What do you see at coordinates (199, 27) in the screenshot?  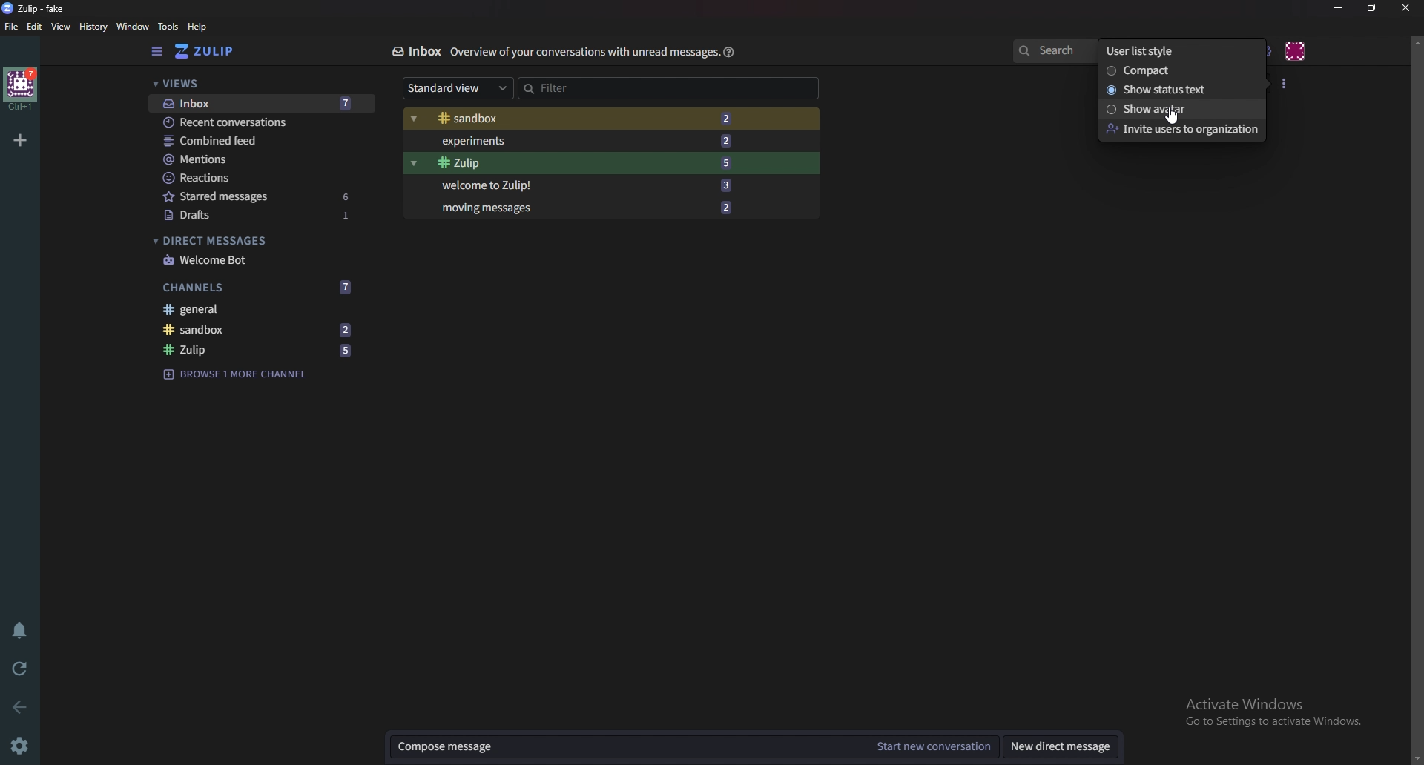 I see `help` at bounding box center [199, 27].